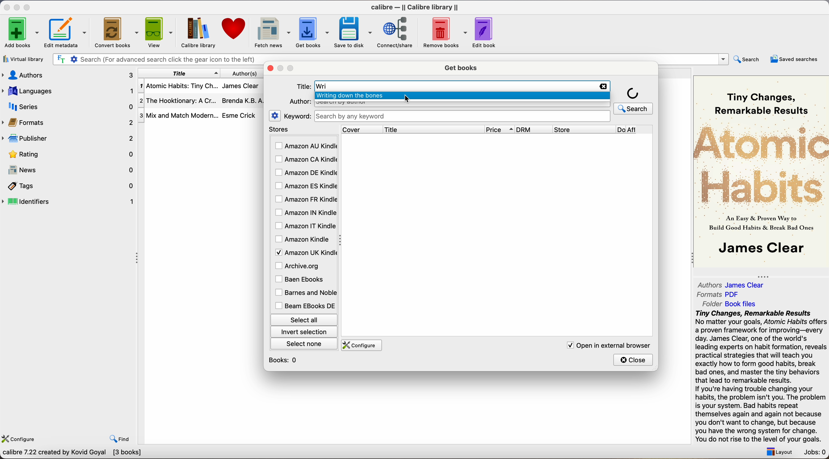 This screenshot has width=829, height=459. I want to click on configure, so click(360, 345).